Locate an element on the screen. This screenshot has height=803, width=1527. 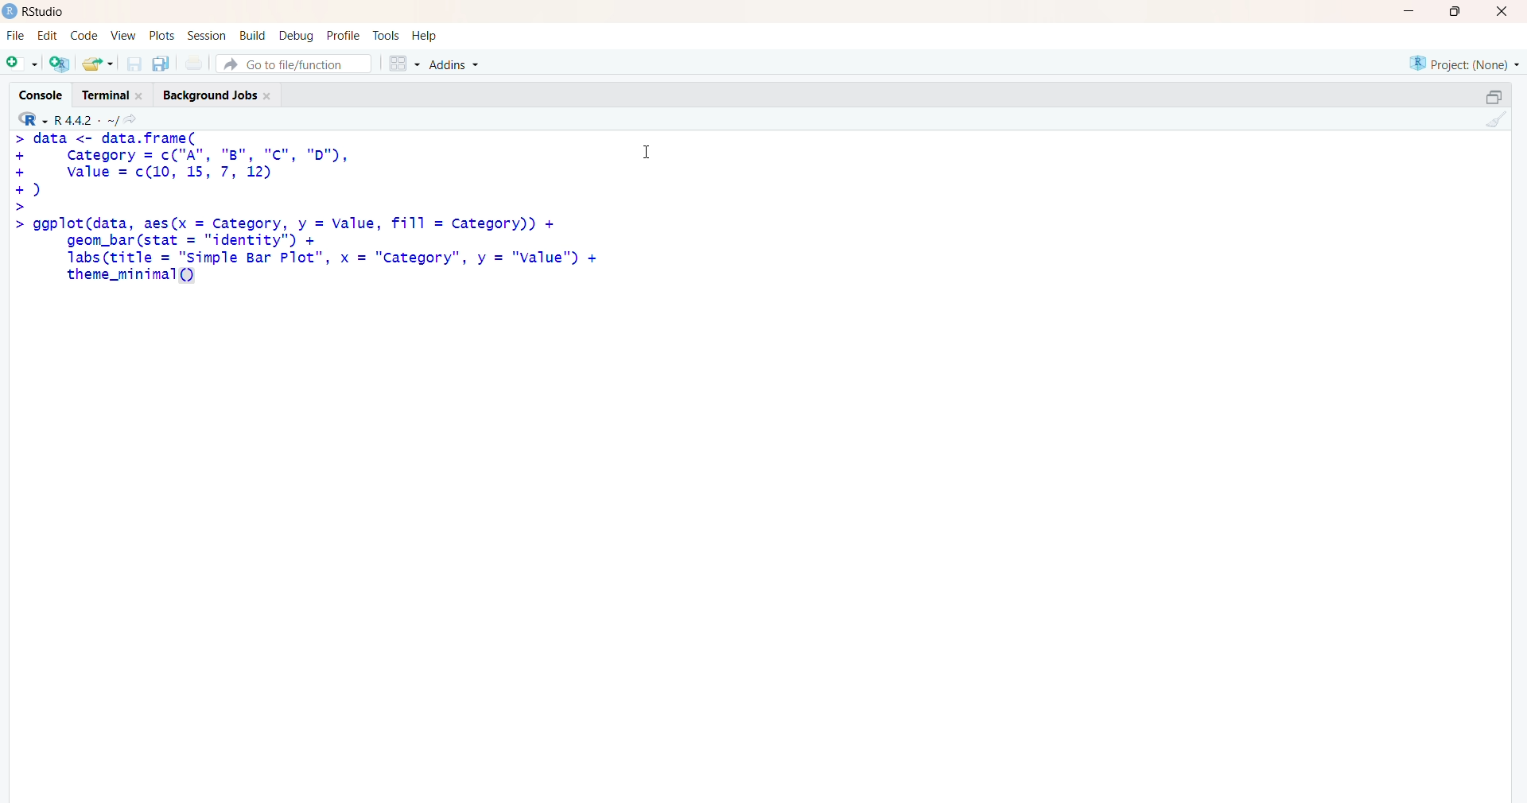
maximize is located at coordinates (1494, 97).